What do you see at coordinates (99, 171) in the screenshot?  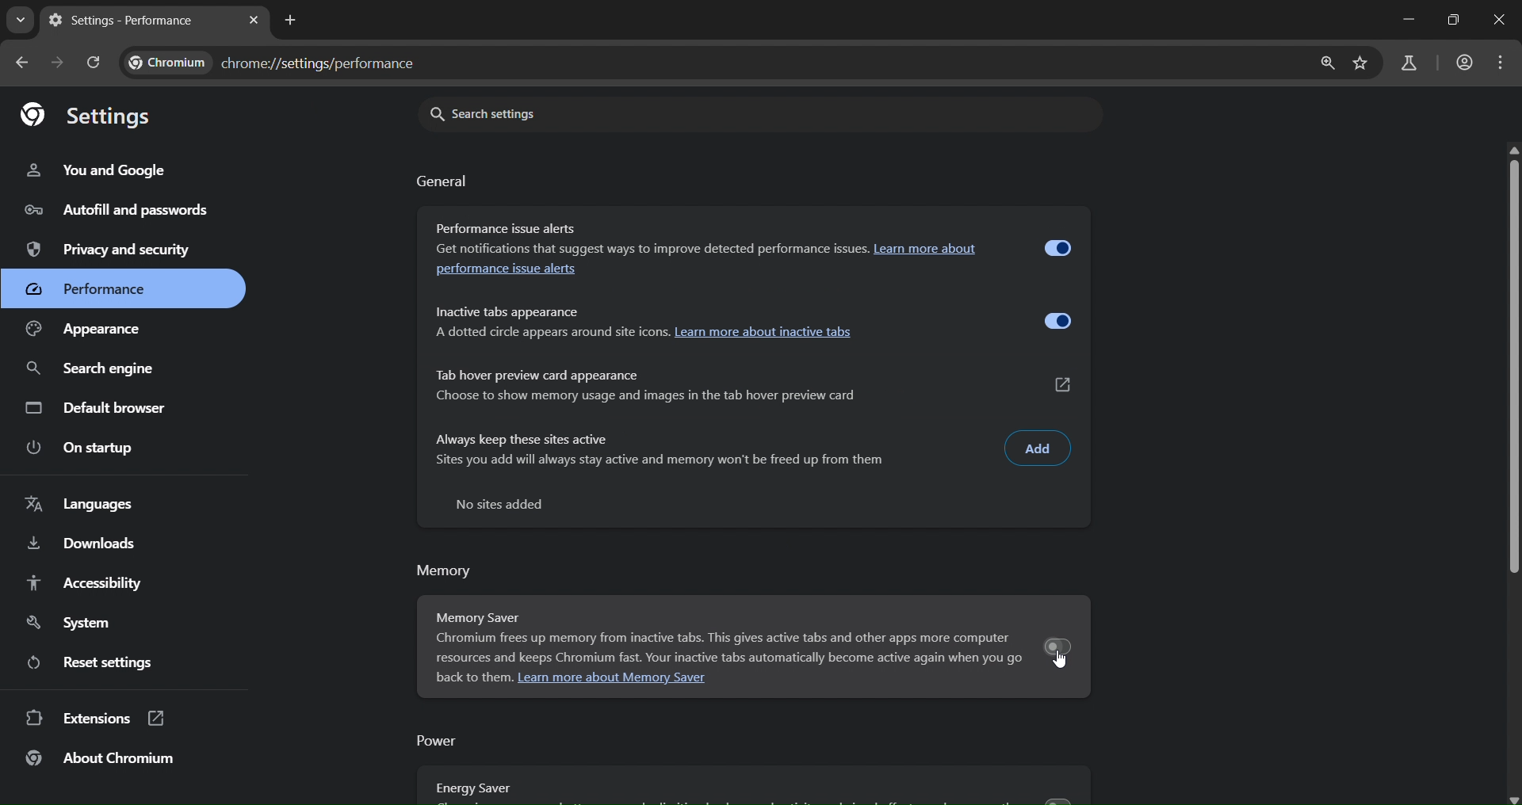 I see `you & ggogle` at bounding box center [99, 171].